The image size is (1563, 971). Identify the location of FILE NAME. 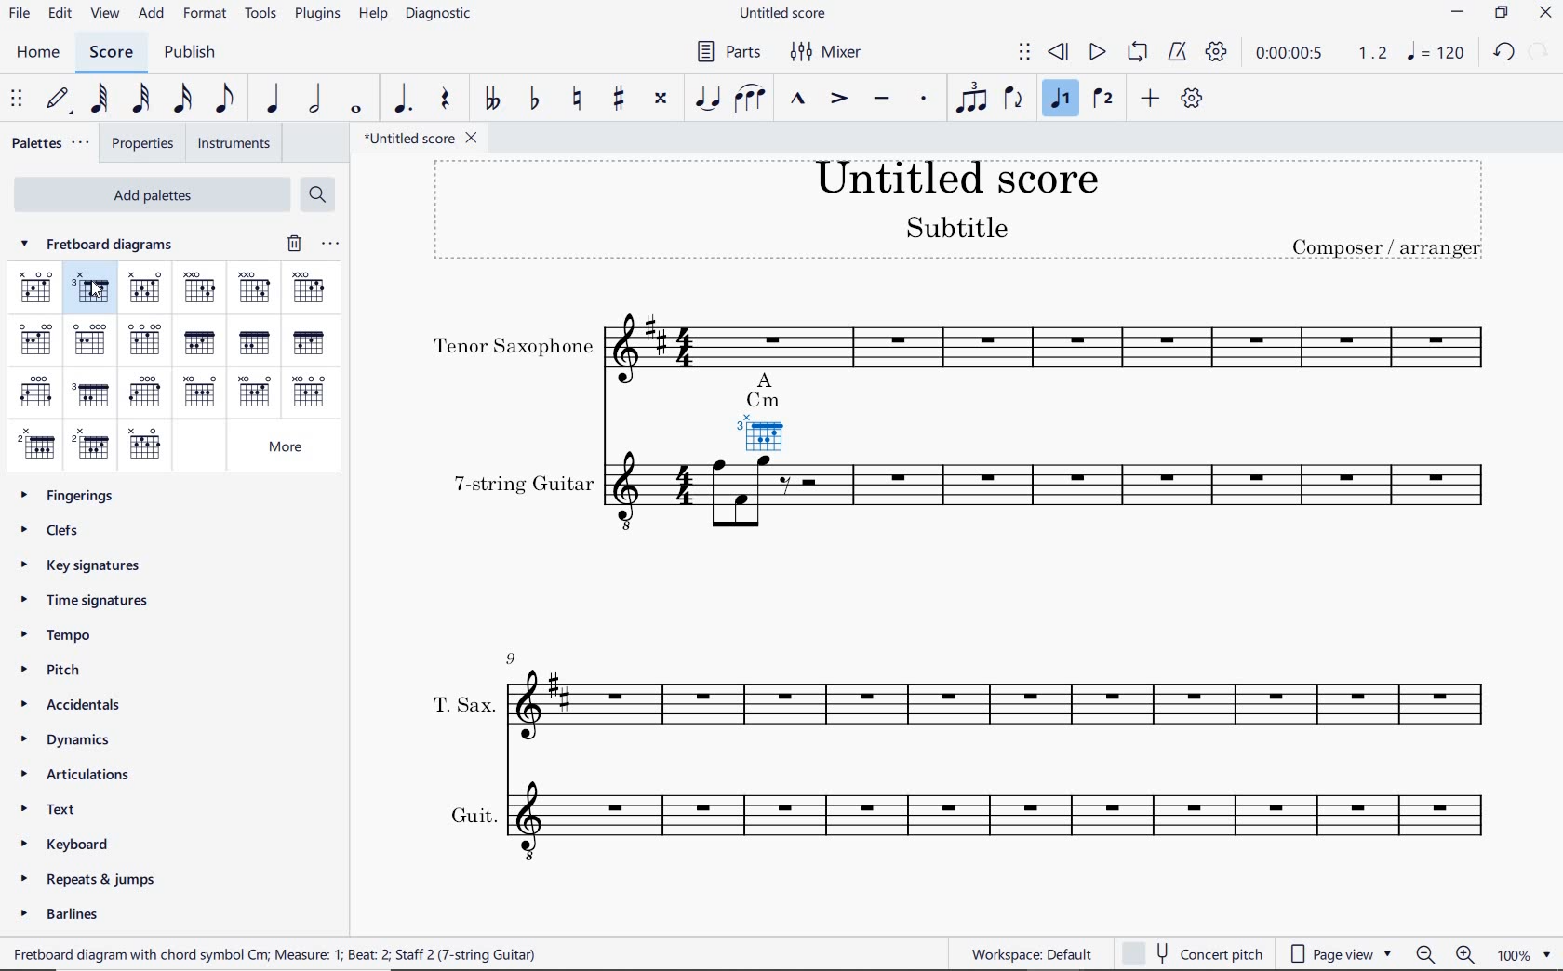
(419, 139).